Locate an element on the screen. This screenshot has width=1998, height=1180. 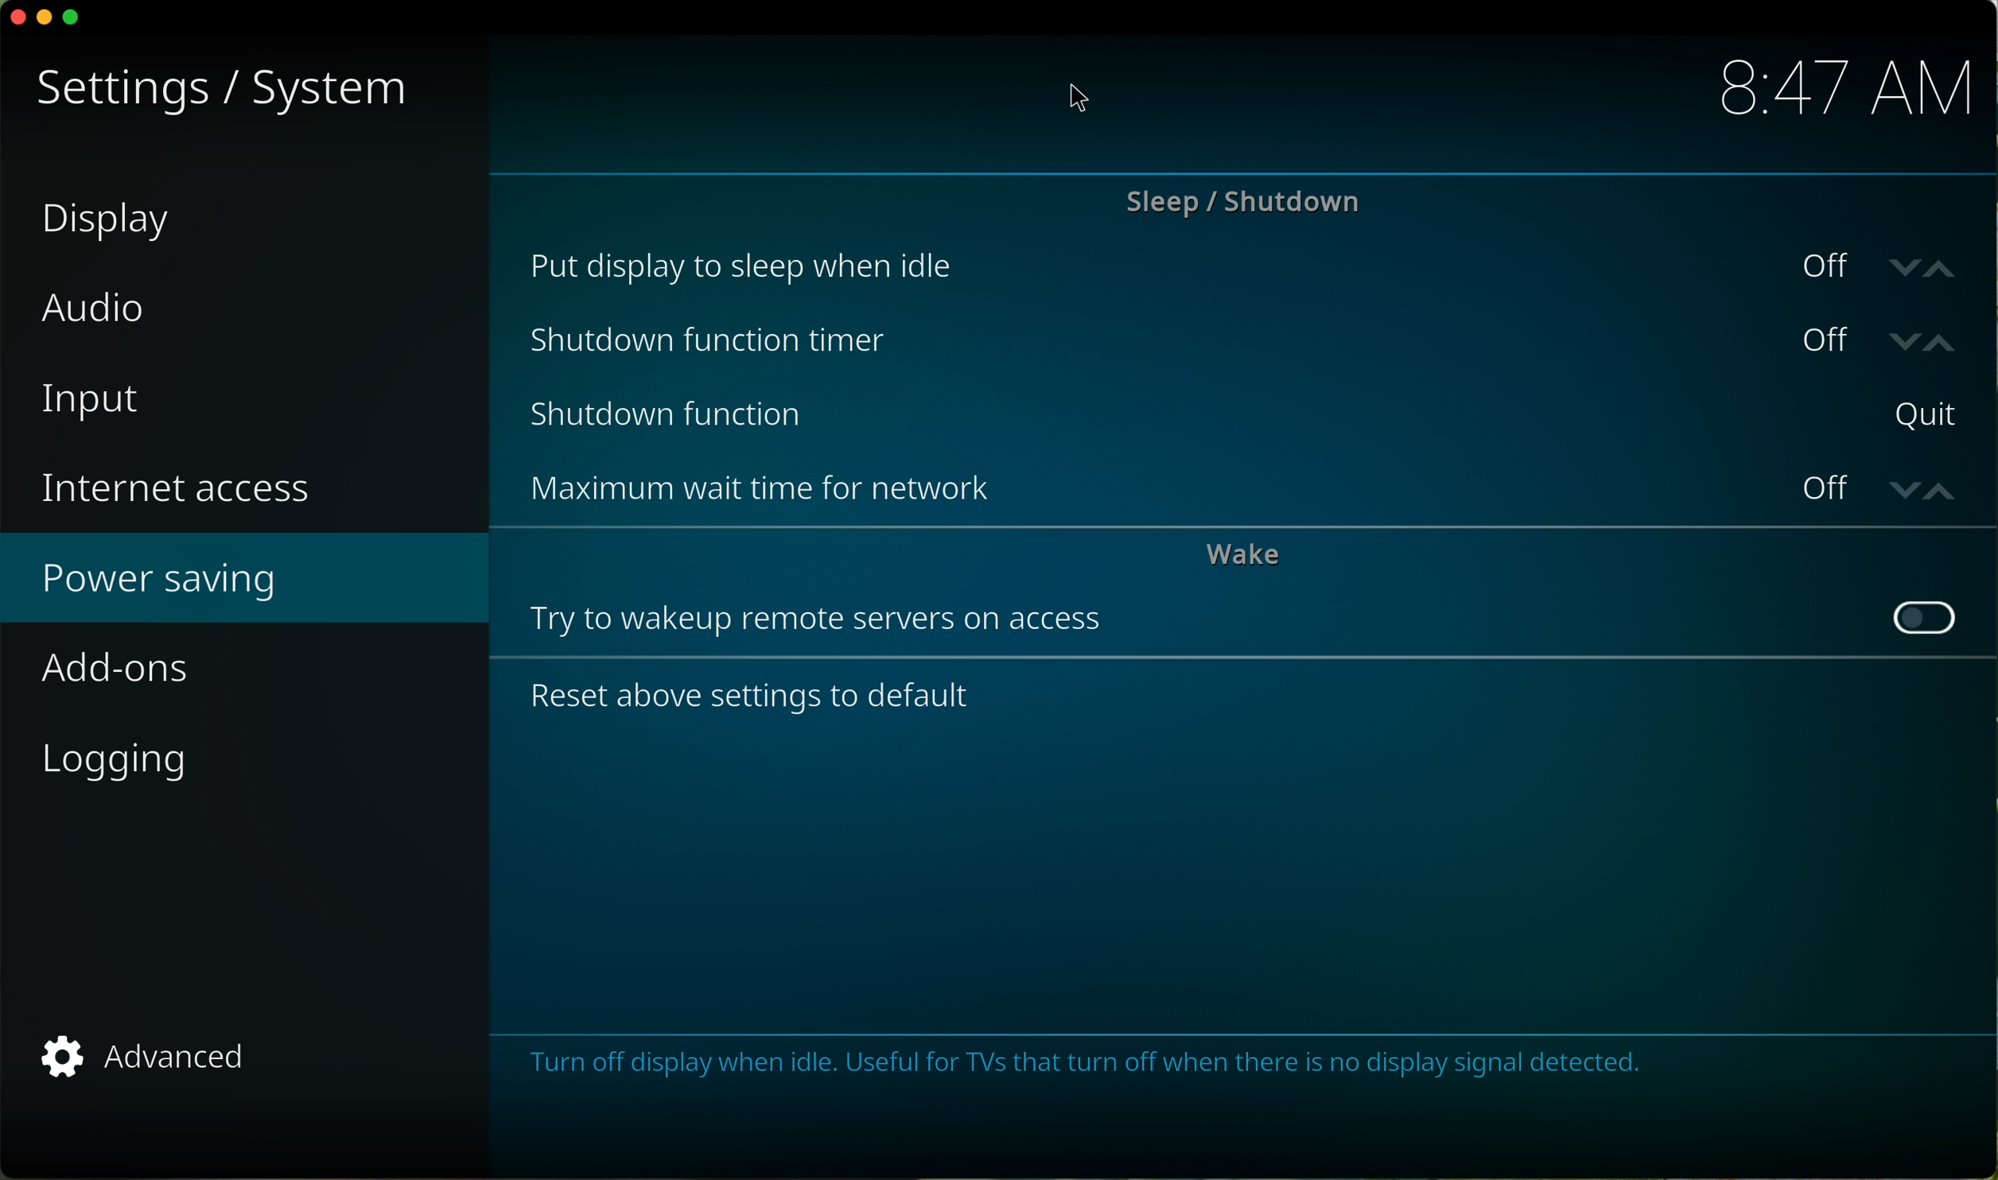
add-ons is located at coordinates (127, 673).